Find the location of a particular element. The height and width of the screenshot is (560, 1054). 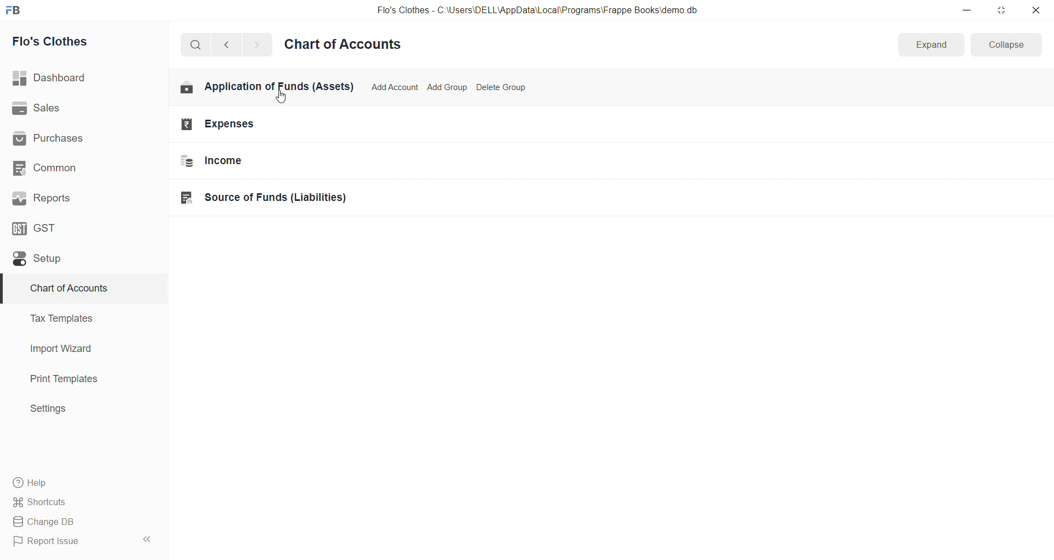

Flo's Clothes - C:\Users\DELL\AppData\Local\Programs\Frappe Books\demo.db is located at coordinates (537, 10).